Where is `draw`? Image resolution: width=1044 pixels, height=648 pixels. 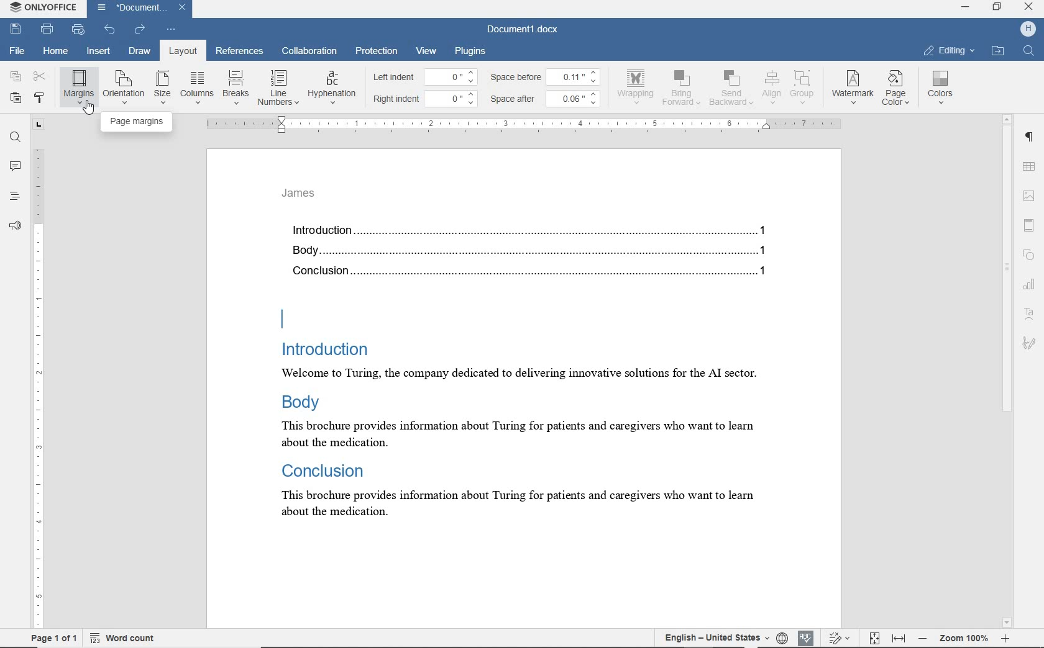 draw is located at coordinates (140, 50).